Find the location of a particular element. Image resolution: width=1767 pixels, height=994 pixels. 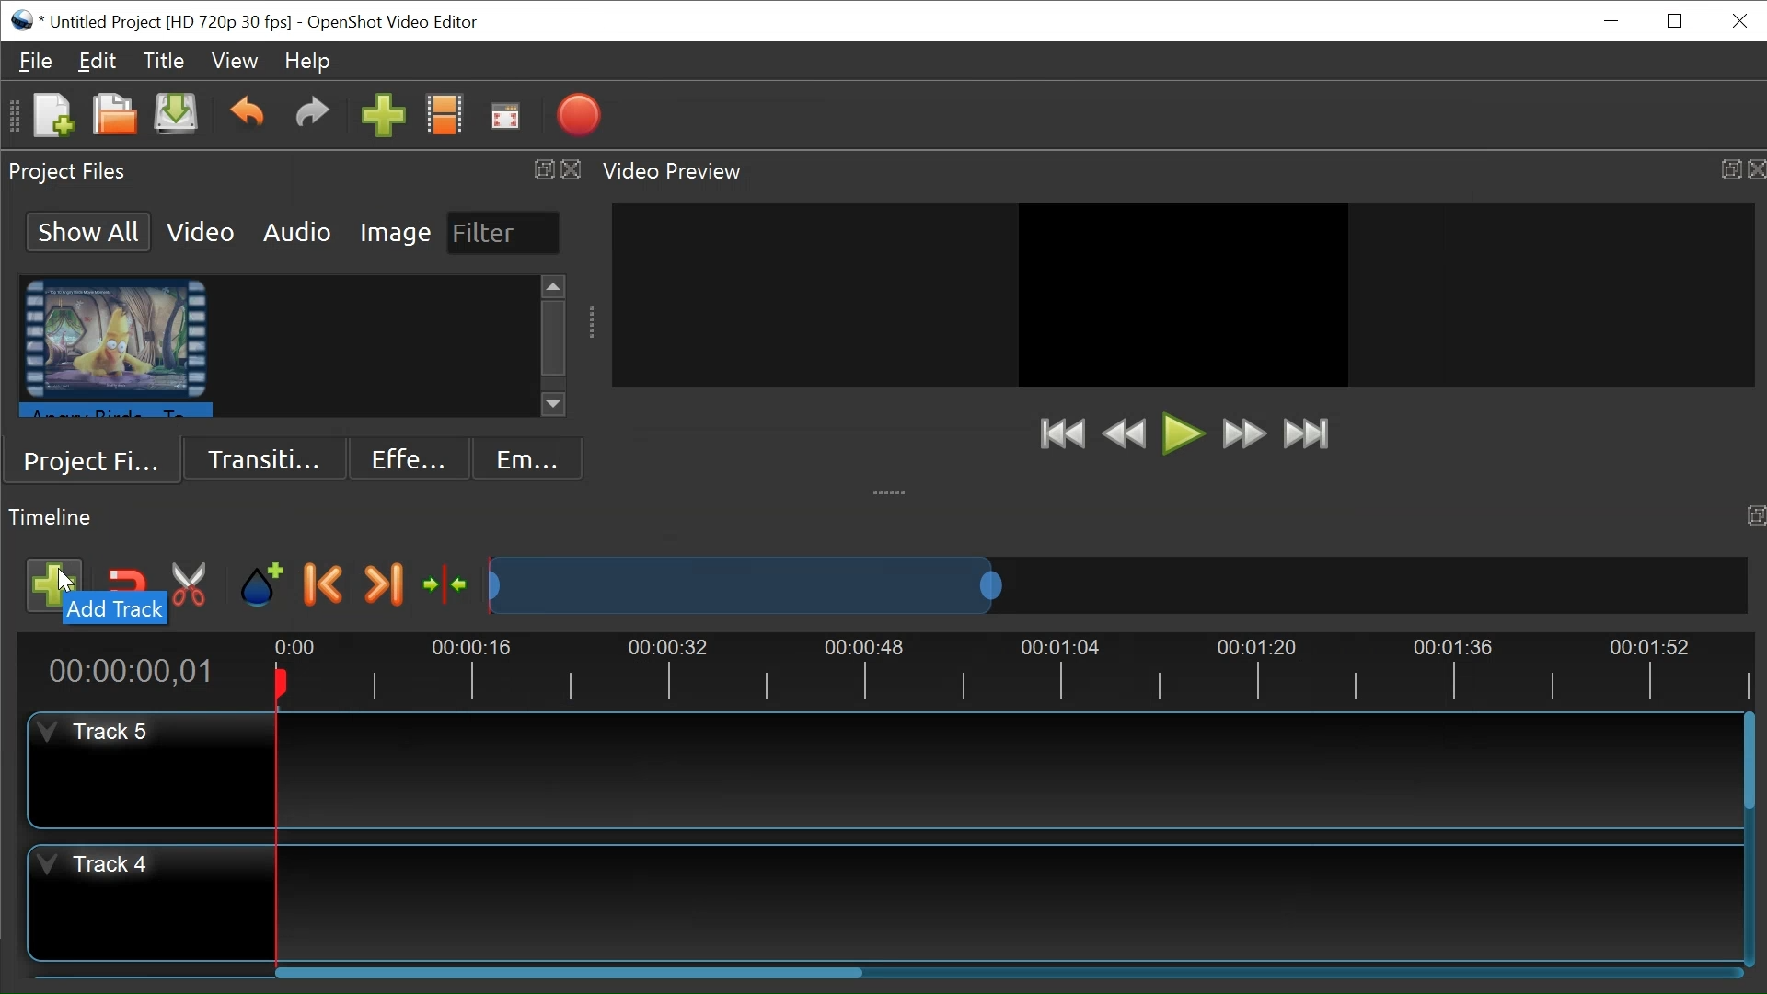

Timeline is located at coordinates (885, 671).